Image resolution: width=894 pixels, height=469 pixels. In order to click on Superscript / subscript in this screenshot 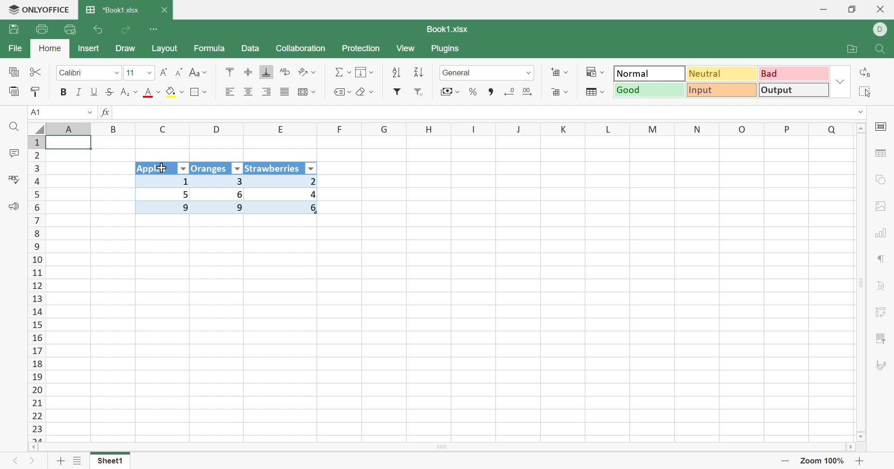, I will do `click(130, 93)`.